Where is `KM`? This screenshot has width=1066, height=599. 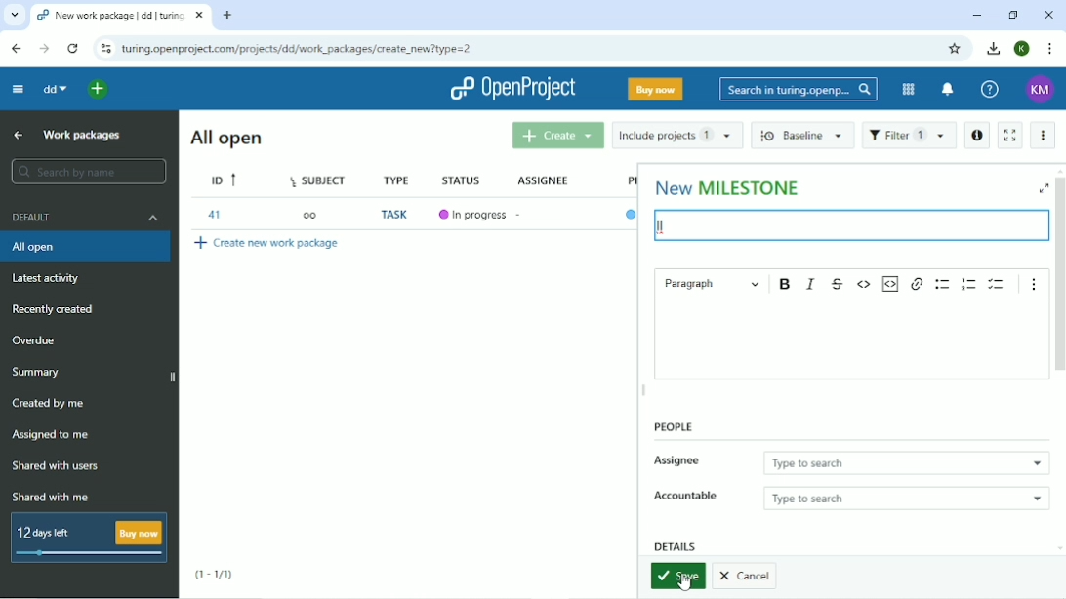
KM is located at coordinates (1040, 90).